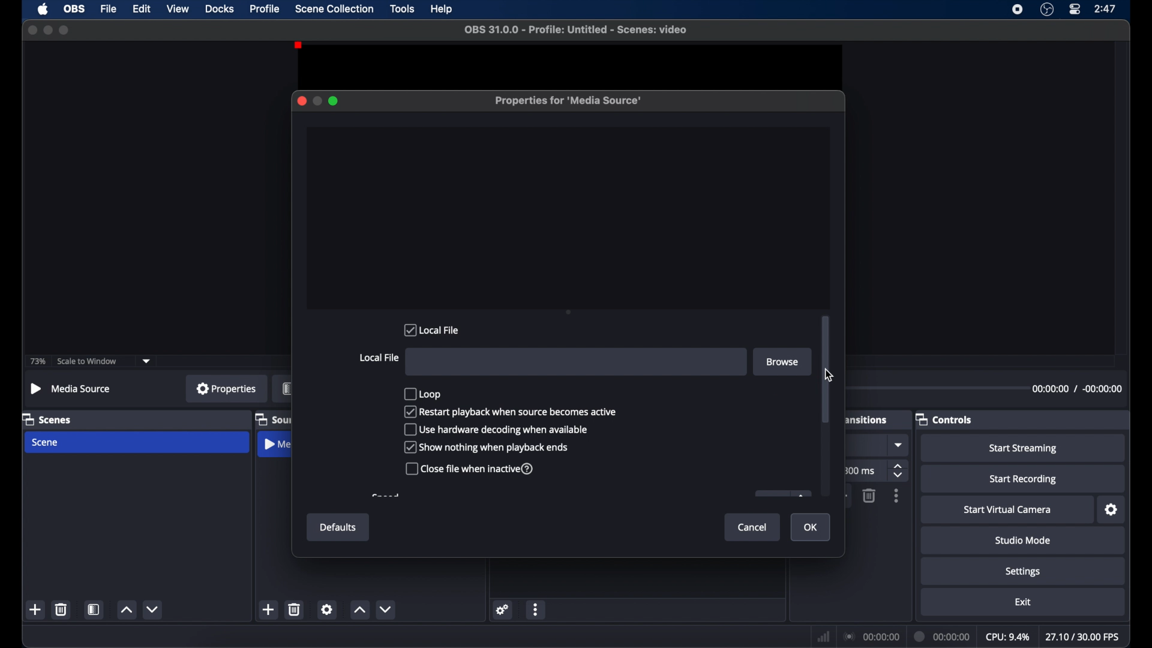  Describe the element at coordinates (870, 420) in the screenshot. I see `scene transitions` at that location.